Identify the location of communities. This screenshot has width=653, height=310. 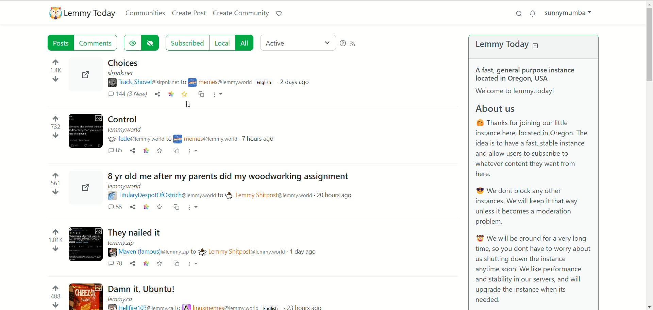
(146, 13).